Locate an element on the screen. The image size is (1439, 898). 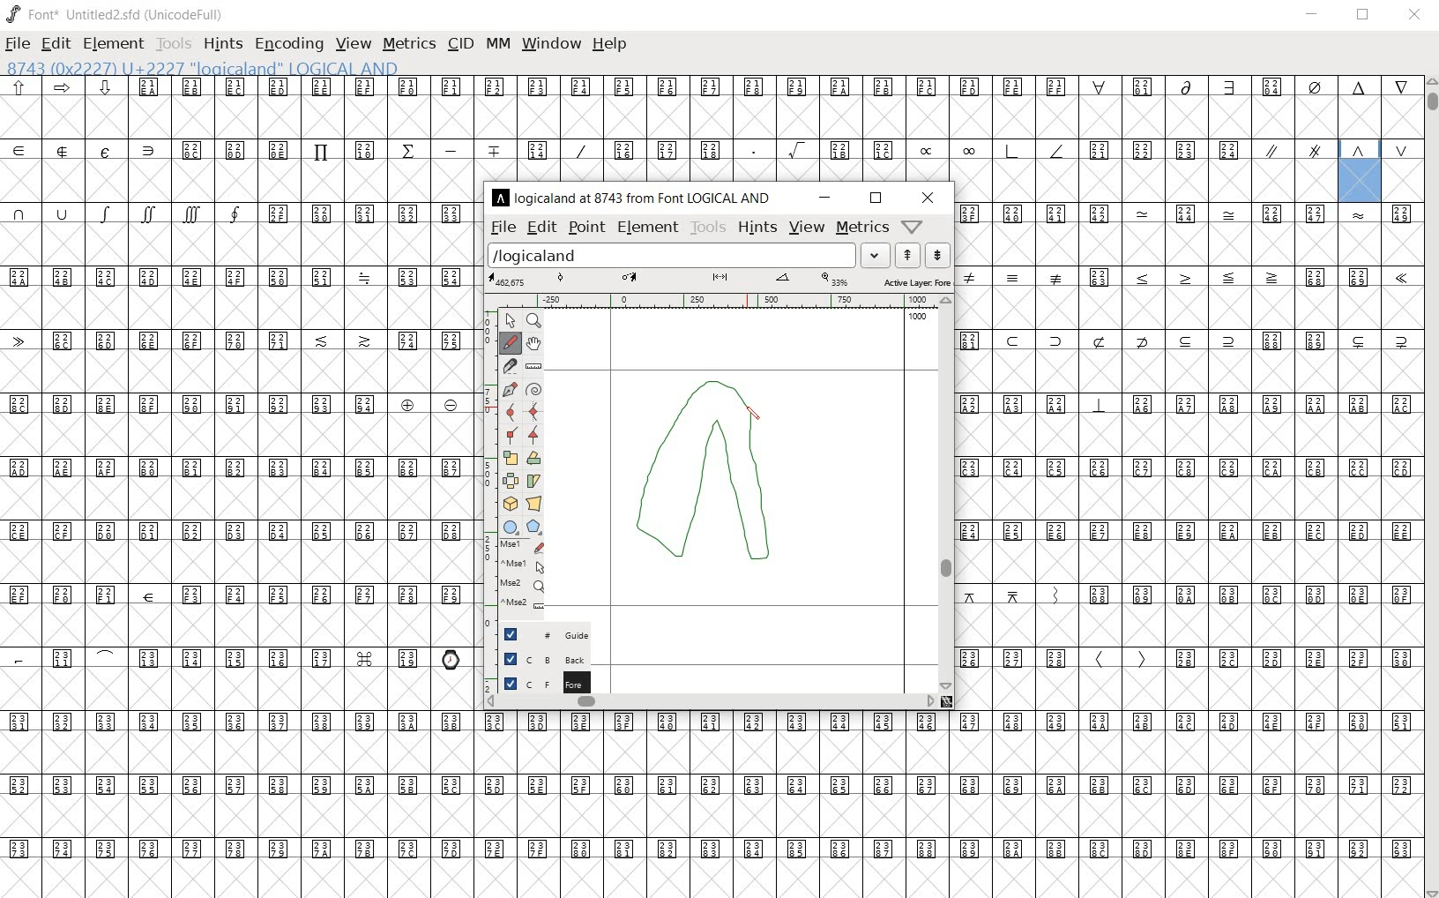
view is located at coordinates (353, 43).